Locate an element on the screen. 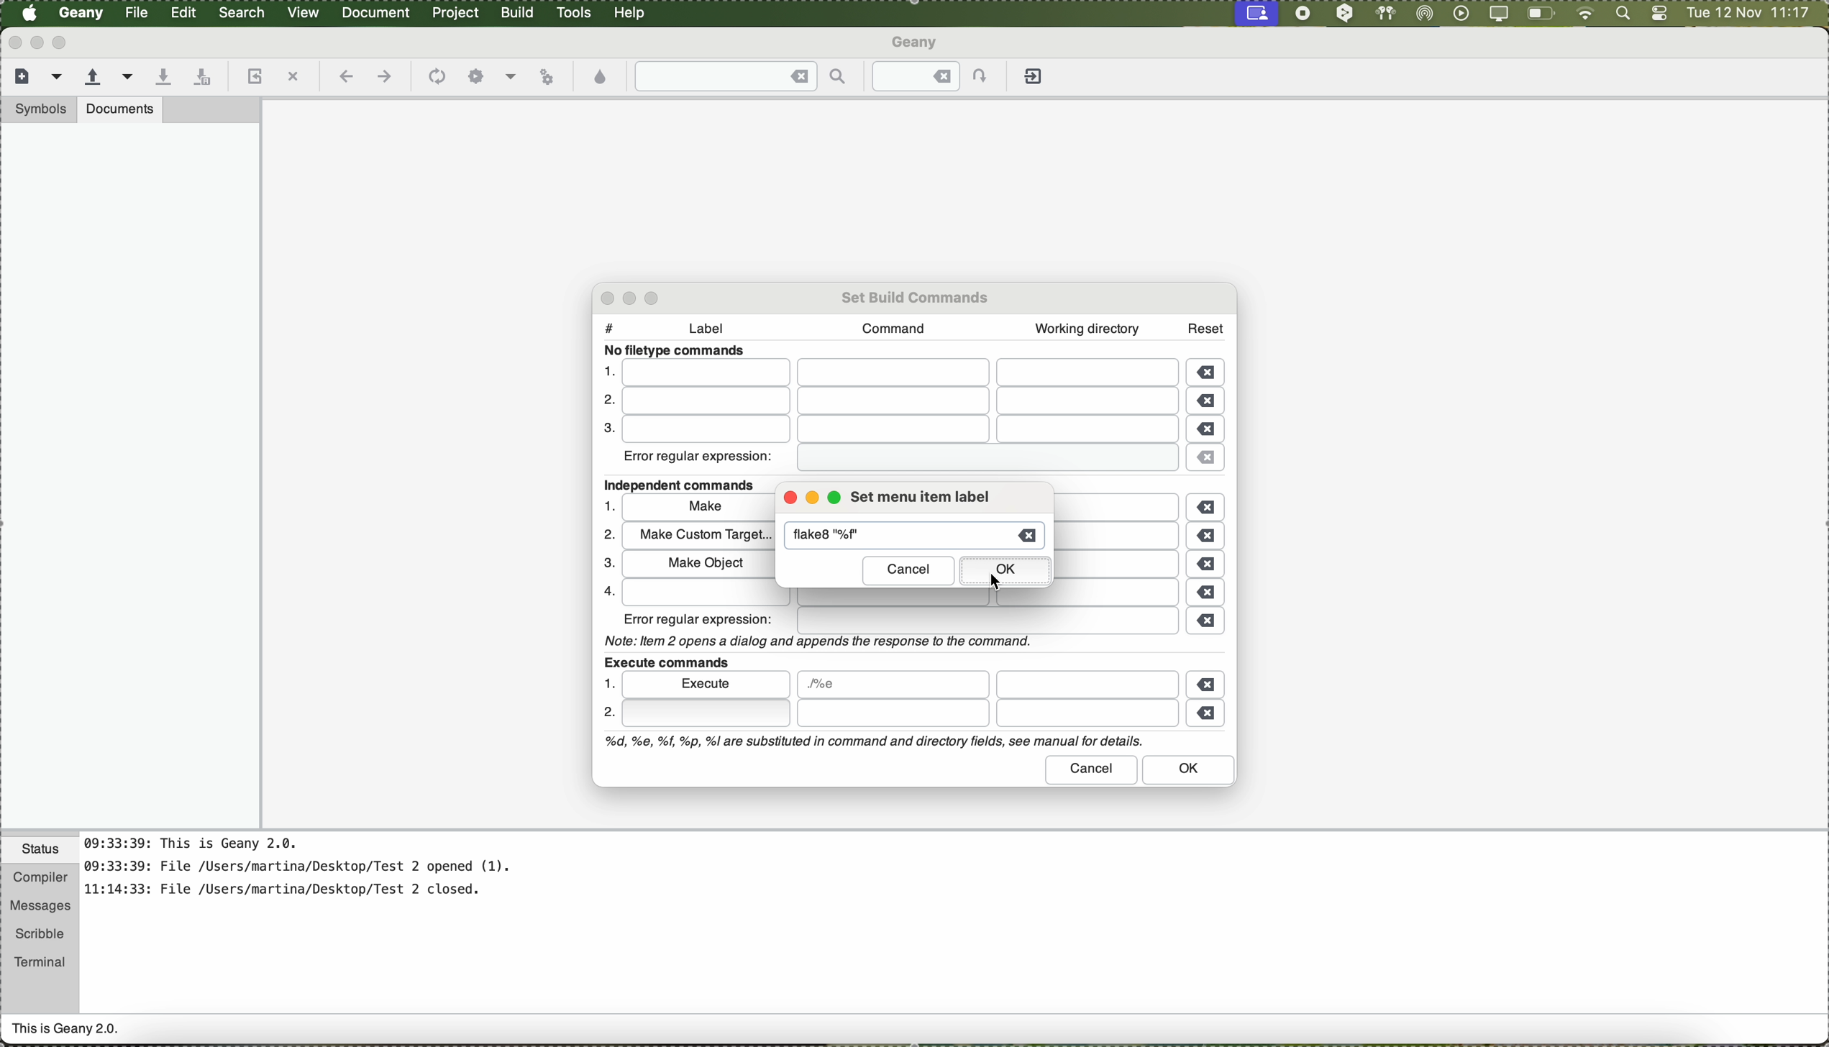 The height and width of the screenshot is (1047, 1829). project is located at coordinates (455, 13).